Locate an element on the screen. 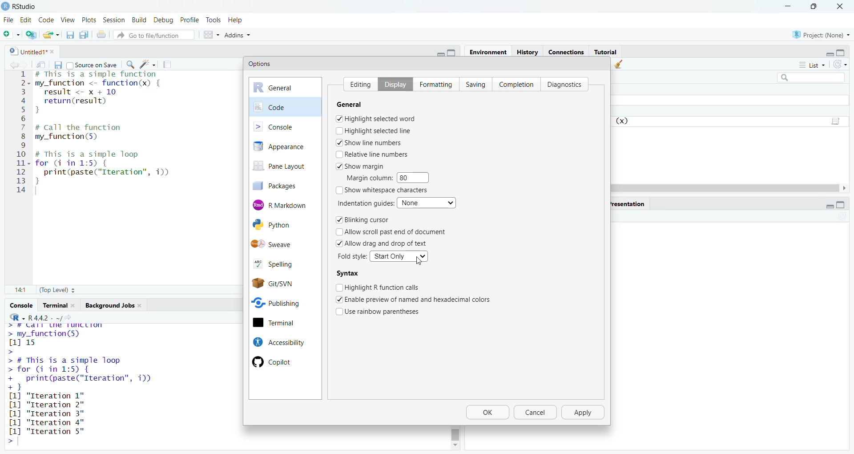 The image size is (854, 454). 14:1 is located at coordinates (20, 291).